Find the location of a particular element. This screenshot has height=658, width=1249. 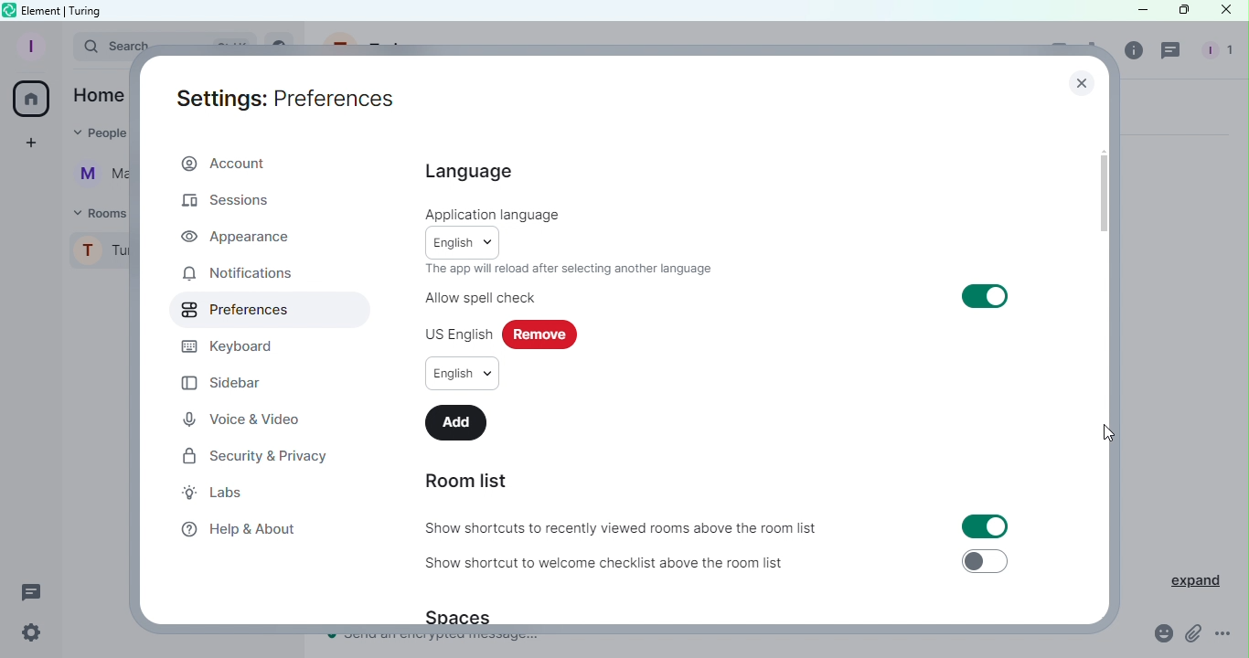

Prefrences is located at coordinates (230, 311).